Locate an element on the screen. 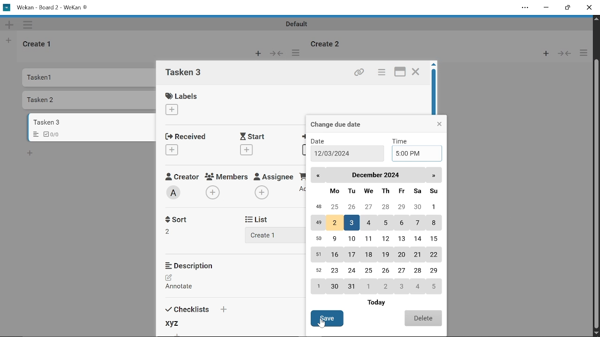  New is located at coordinates (9, 24).